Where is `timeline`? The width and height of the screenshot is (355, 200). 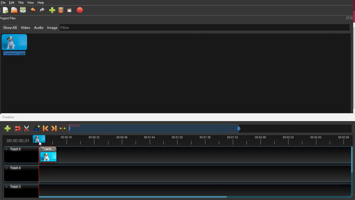 timeline is located at coordinates (10, 117).